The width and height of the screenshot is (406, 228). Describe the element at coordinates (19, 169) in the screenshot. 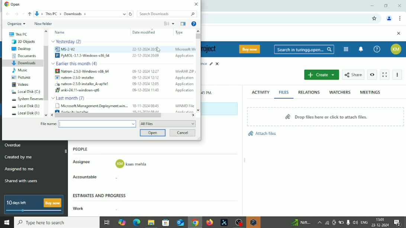

I see `Assigned to me` at that location.